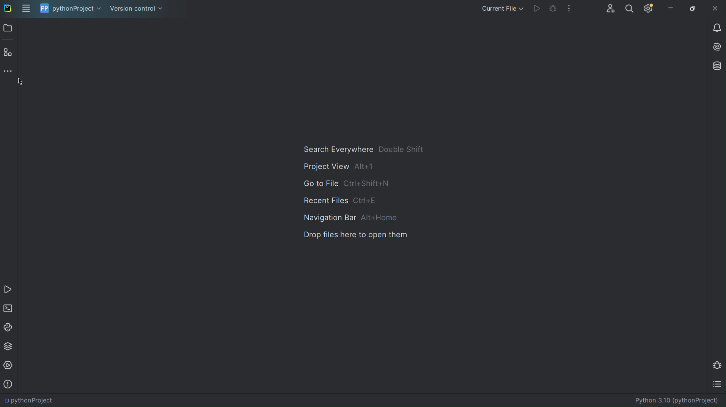  What do you see at coordinates (610, 9) in the screenshot?
I see `Account` at bounding box center [610, 9].